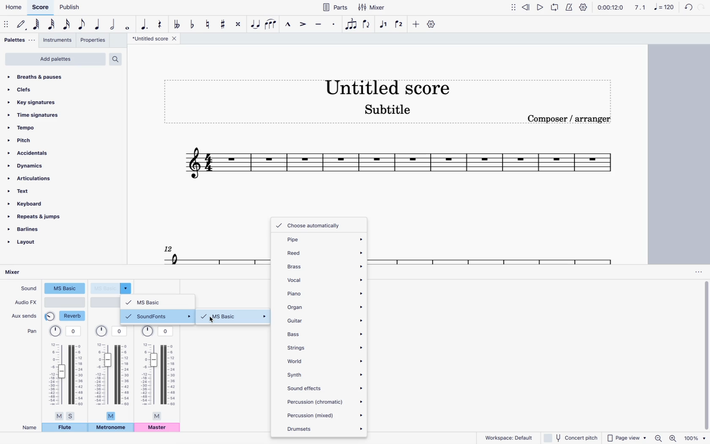 This screenshot has width=710, height=444. Describe the element at coordinates (58, 41) in the screenshot. I see `instruments` at that location.